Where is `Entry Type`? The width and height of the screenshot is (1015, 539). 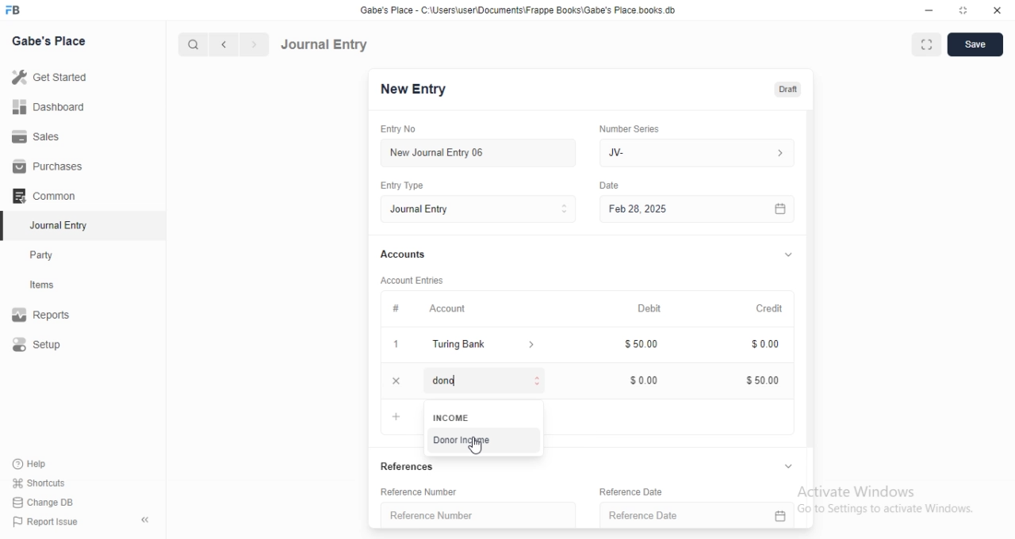 Entry Type is located at coordinates (408, 185).